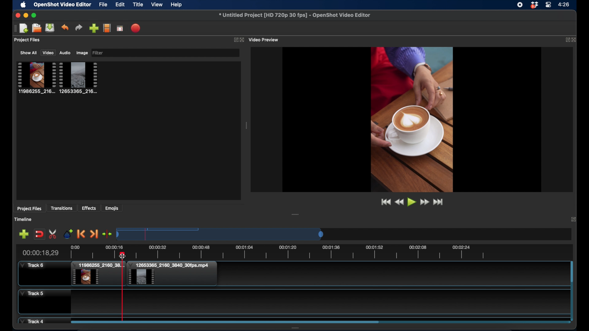 This screenshot has height=331, width=589. Describe the element at coordinates (29, 209) in the screenshot. I see `project files` at that location.